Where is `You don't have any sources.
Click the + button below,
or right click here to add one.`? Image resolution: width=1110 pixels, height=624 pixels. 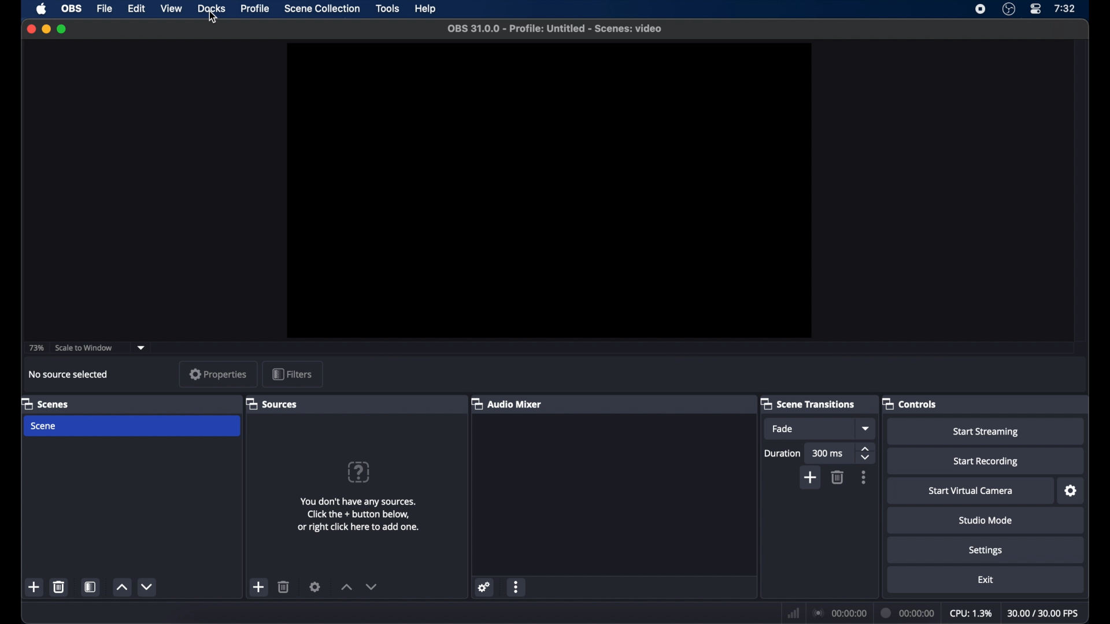 You don't have any sources.
Click the + button below,
or right click here to add one. is located at coordinates (360, 512).